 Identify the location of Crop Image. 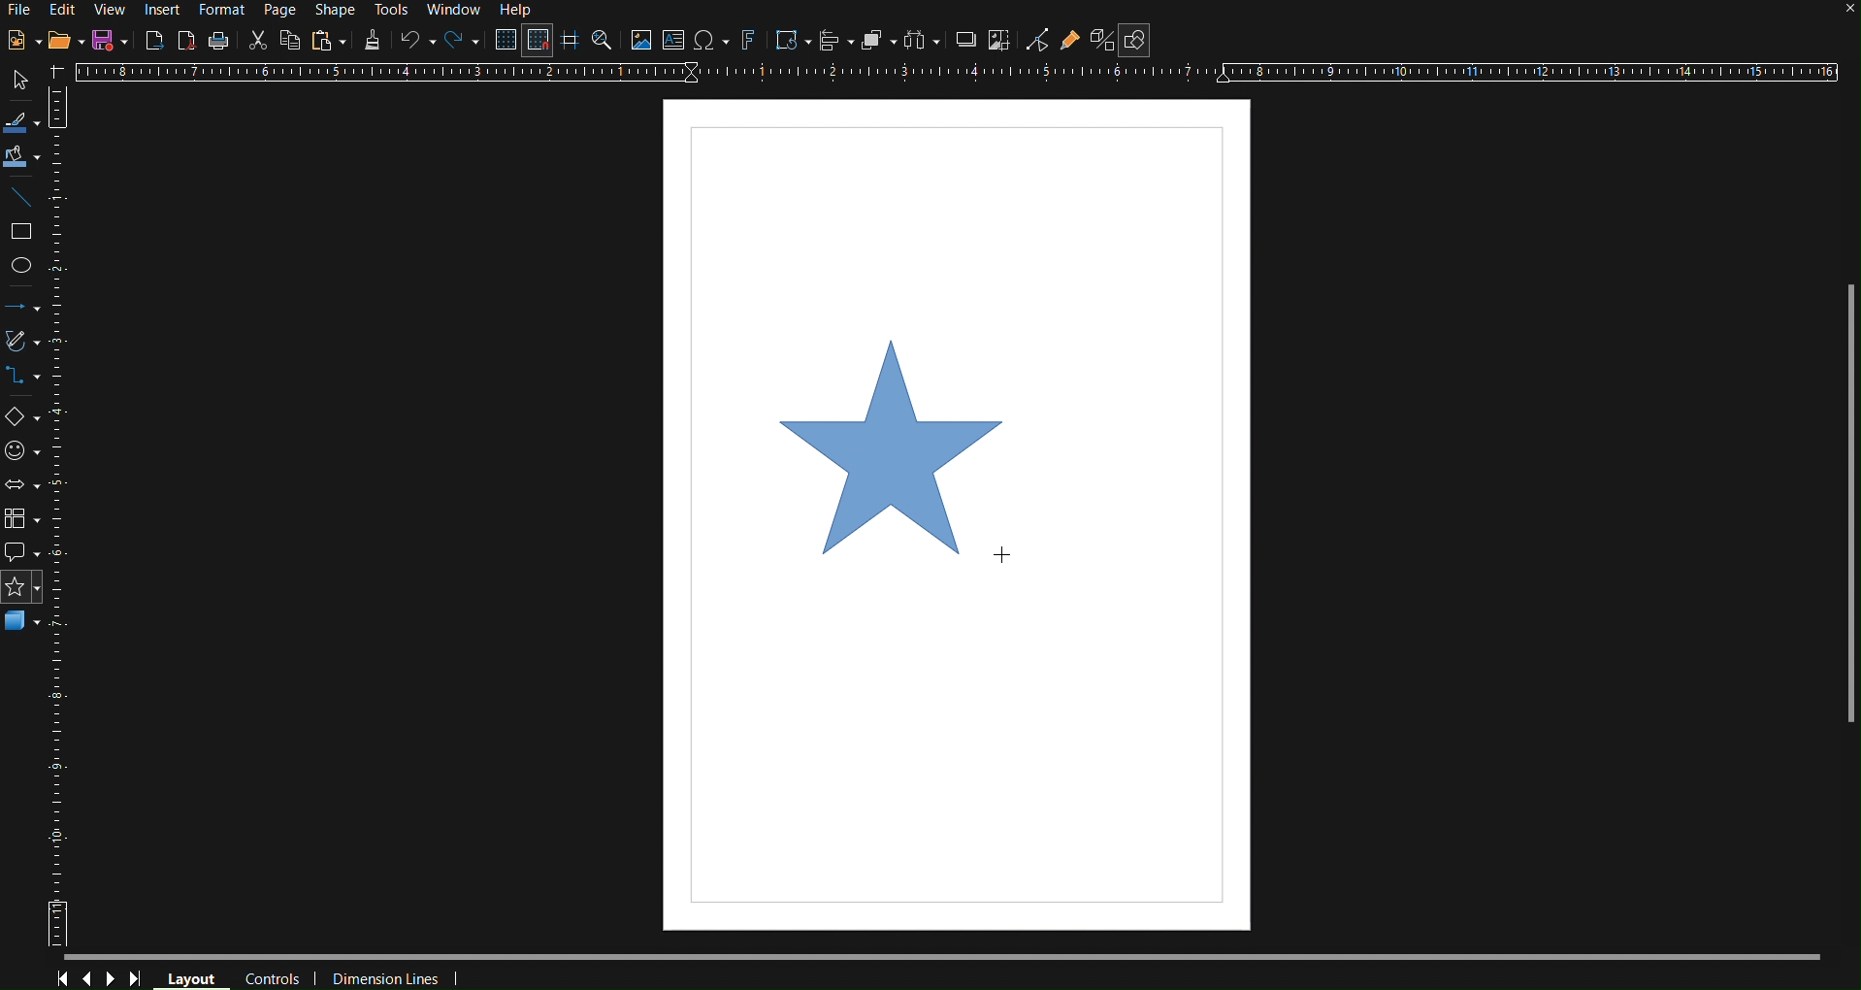
(1000, 43).